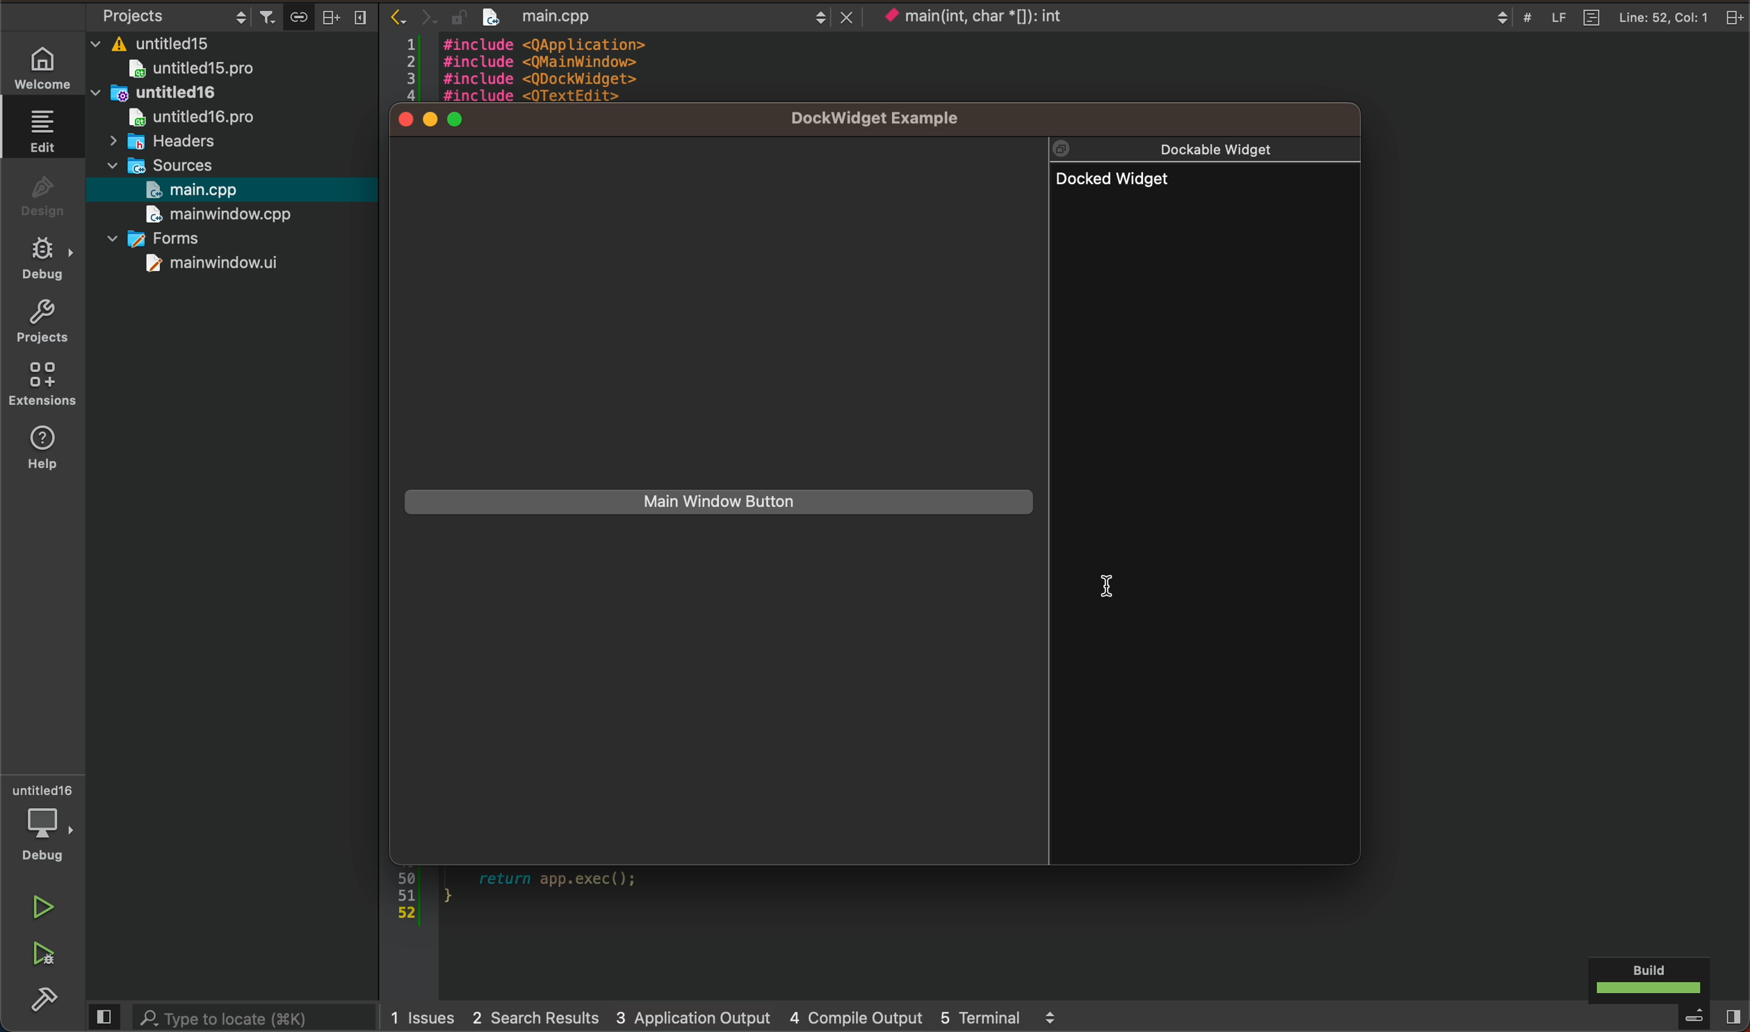 The width and height of the screenshot is (1750, 1032). I want to click on file info, so click(1613, 17).